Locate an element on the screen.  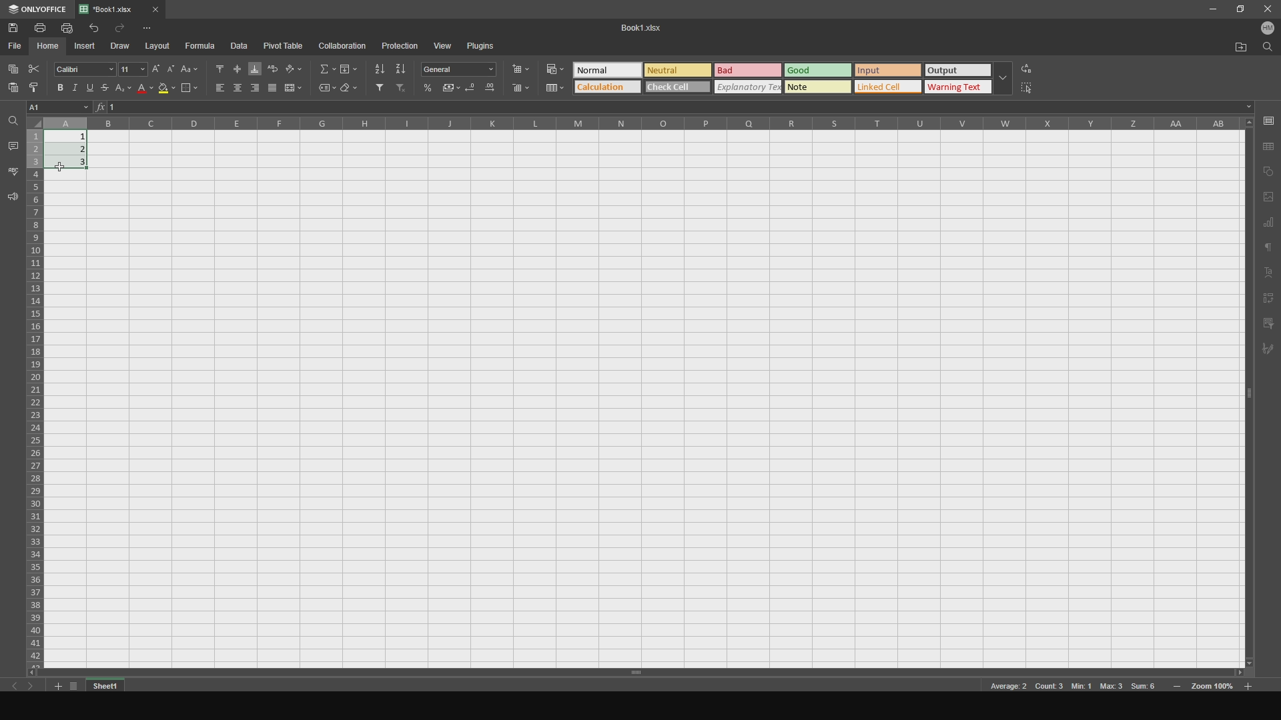
sort ascending is located at coordinates (377, 67).